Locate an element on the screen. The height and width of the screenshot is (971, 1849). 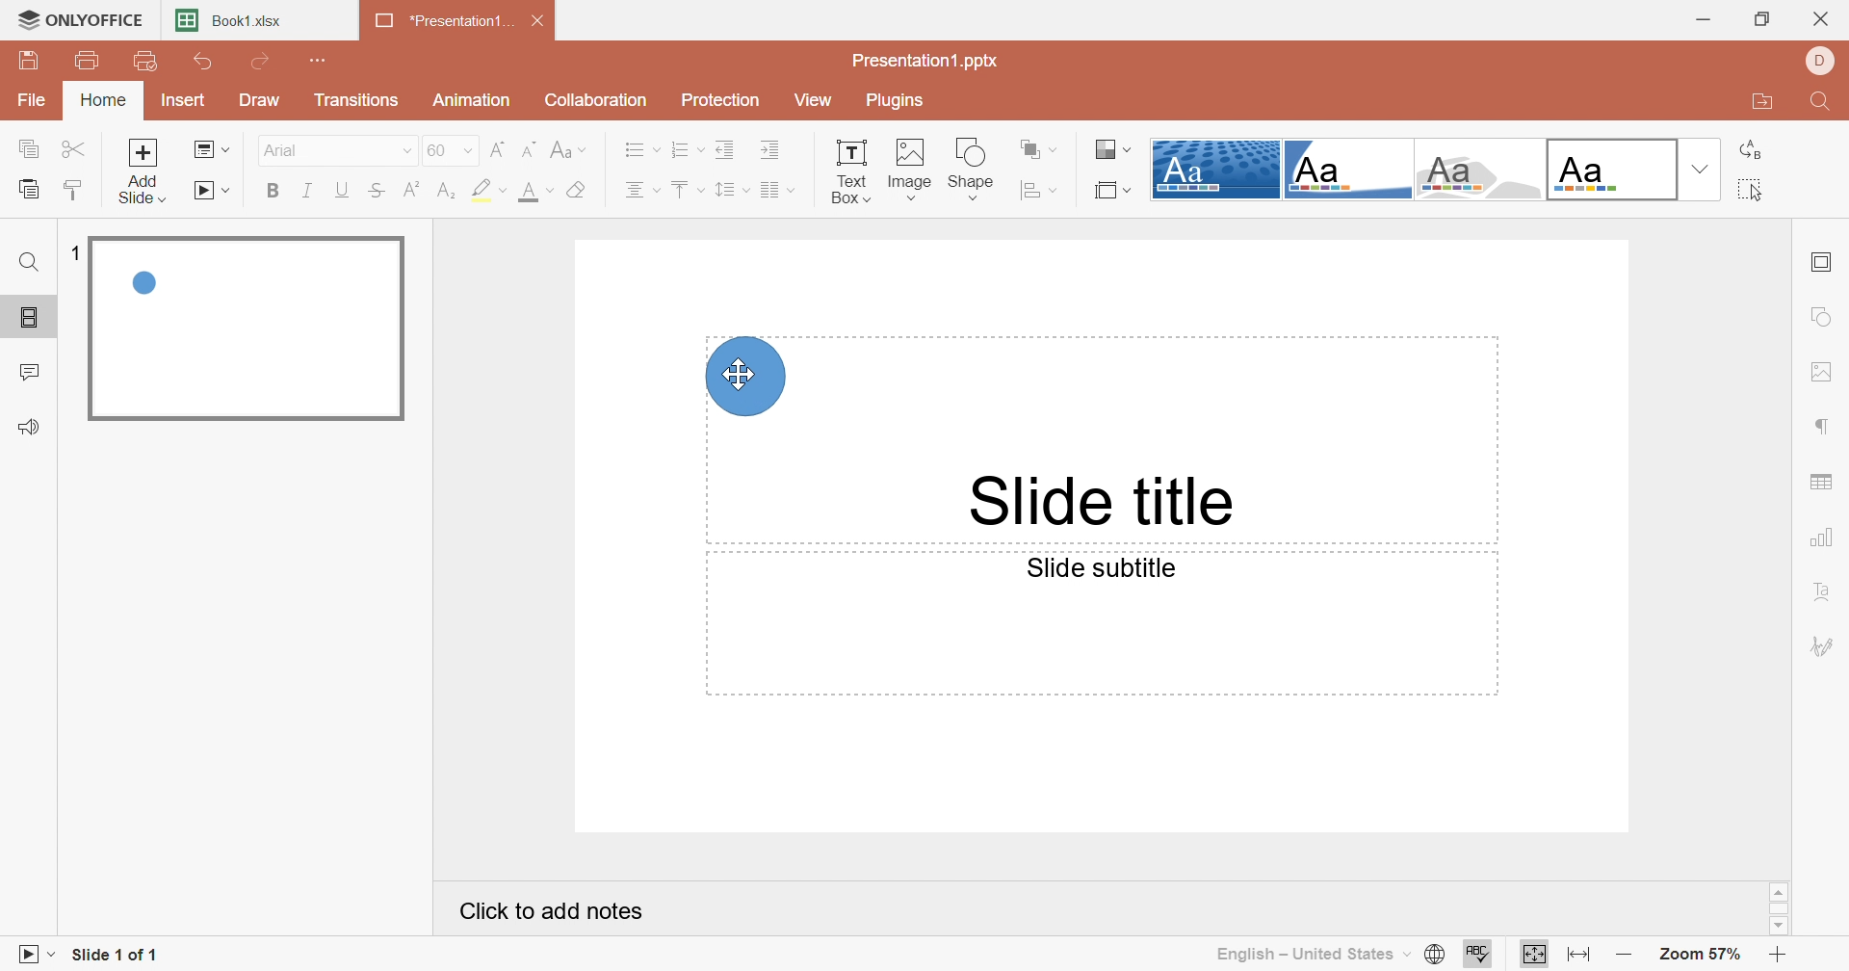
Feedback & Support is located at coordinates (27, 428).